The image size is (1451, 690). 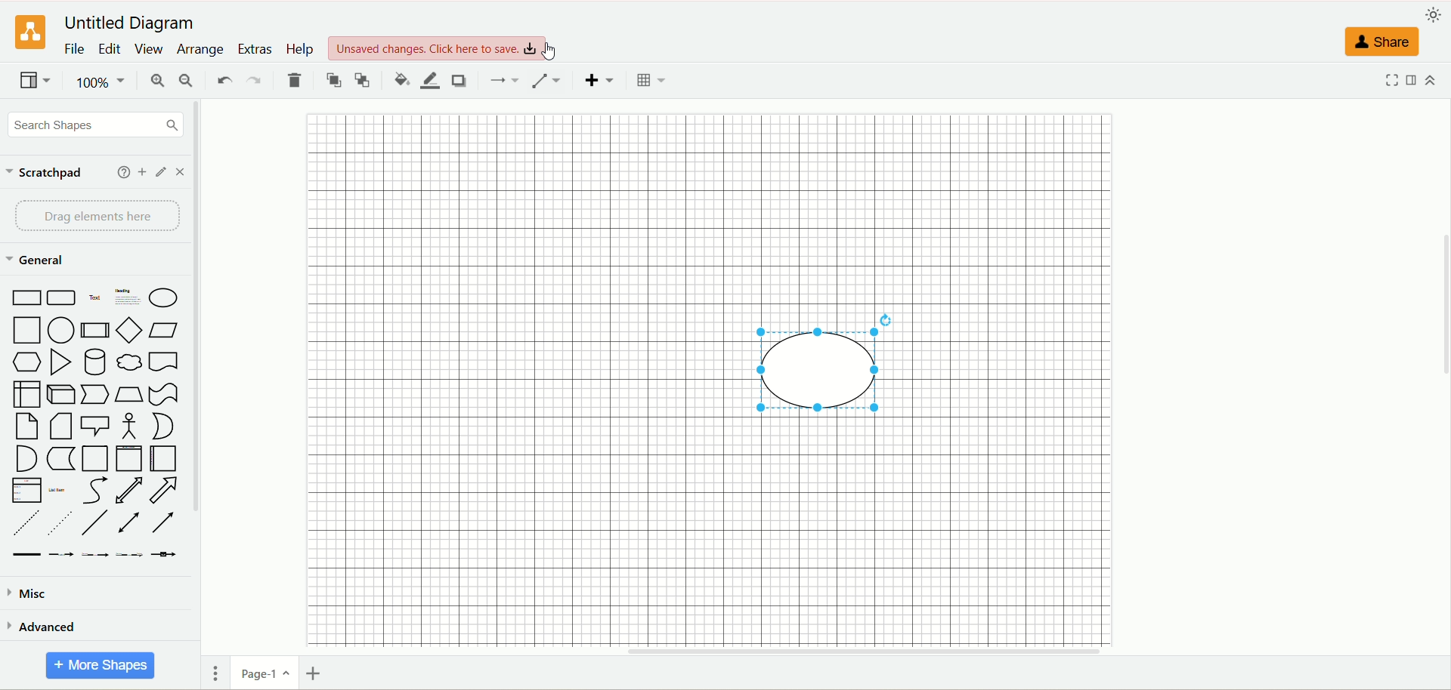 I want to click on add, so click(x=141, y=173).